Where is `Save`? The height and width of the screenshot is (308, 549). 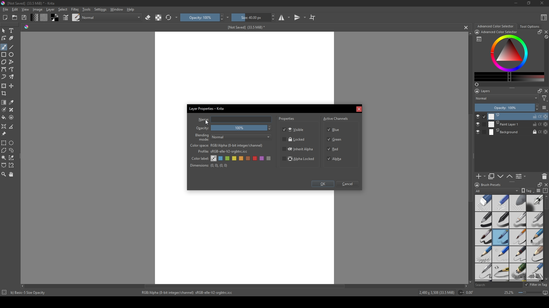 Save is located at coordinates (25, 17).